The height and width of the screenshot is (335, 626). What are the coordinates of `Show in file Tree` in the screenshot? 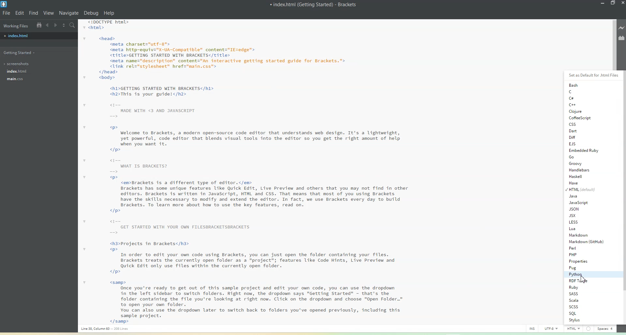 It's located at (38, 25).